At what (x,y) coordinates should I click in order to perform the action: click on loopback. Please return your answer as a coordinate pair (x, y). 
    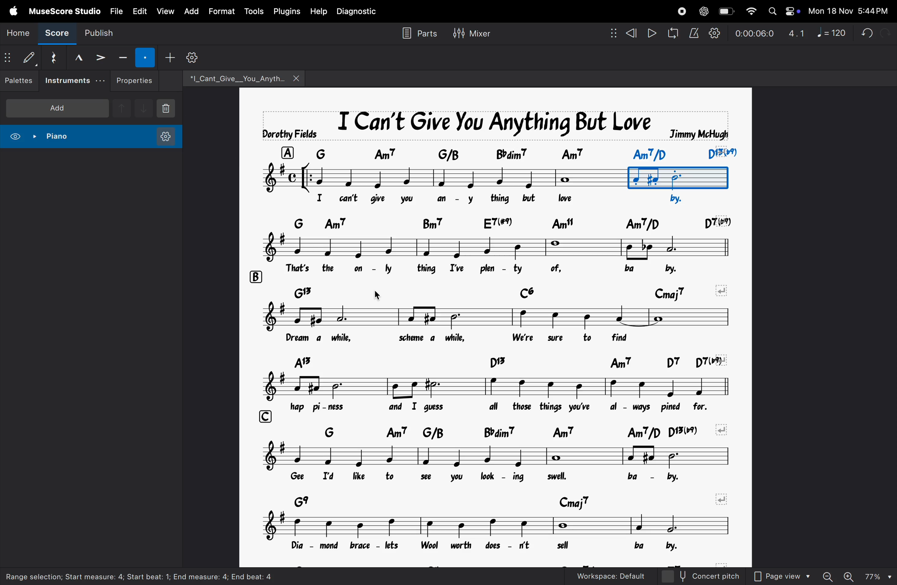
    Looking at the image, I should click on (672, 33).